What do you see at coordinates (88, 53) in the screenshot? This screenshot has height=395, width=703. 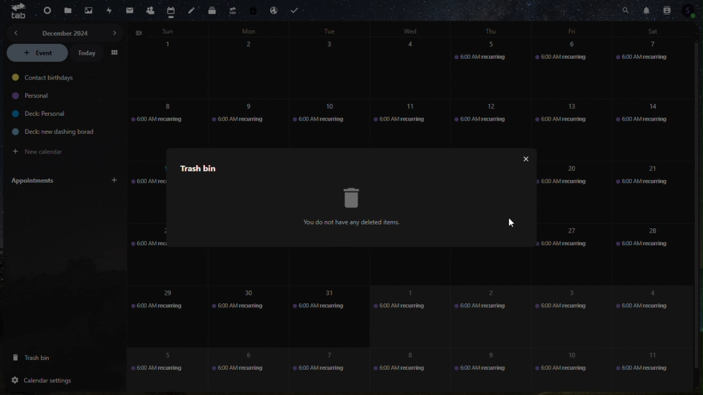 I see `today` at bounding box center [88, 53].